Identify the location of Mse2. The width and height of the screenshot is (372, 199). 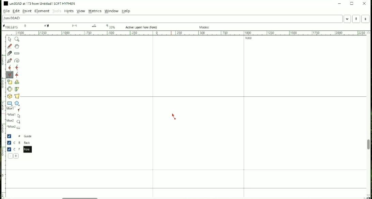
(14, 122).